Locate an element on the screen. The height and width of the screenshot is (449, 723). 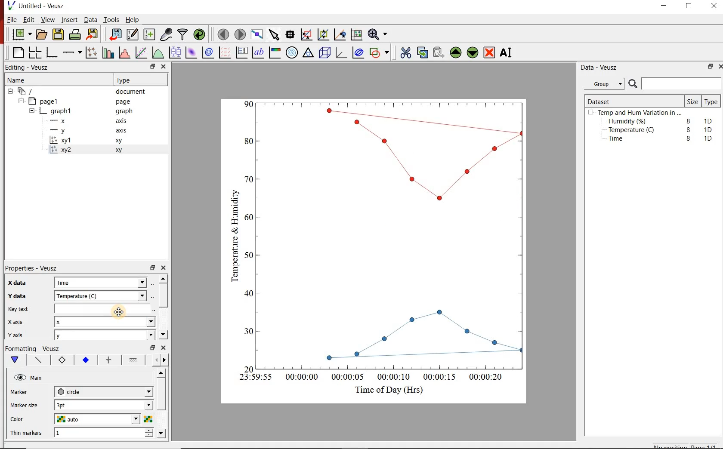
restore down is located at coordinates (152, 268).